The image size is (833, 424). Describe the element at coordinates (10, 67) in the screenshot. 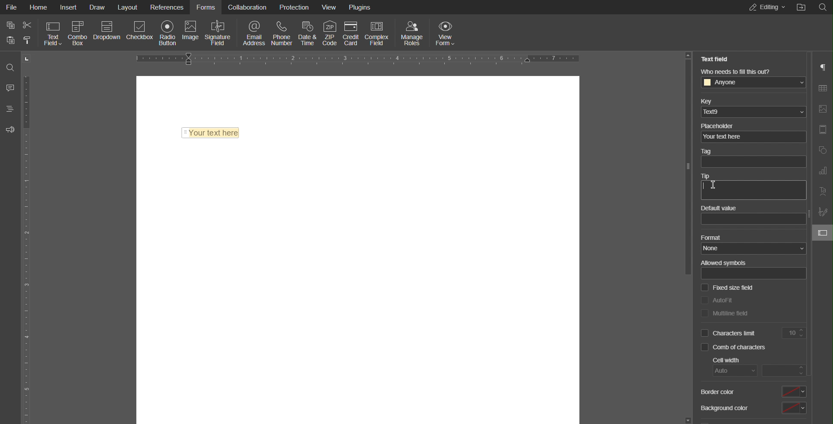

I see `Search` at that location.